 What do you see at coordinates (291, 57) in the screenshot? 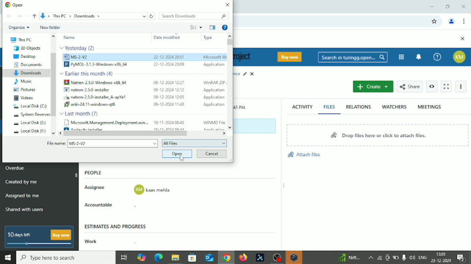
I see `Buy now` at bounding box center [291, 57].